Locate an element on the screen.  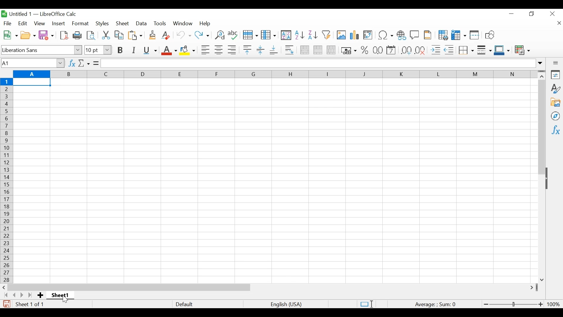
Properties is located at coordinates (555, 75).